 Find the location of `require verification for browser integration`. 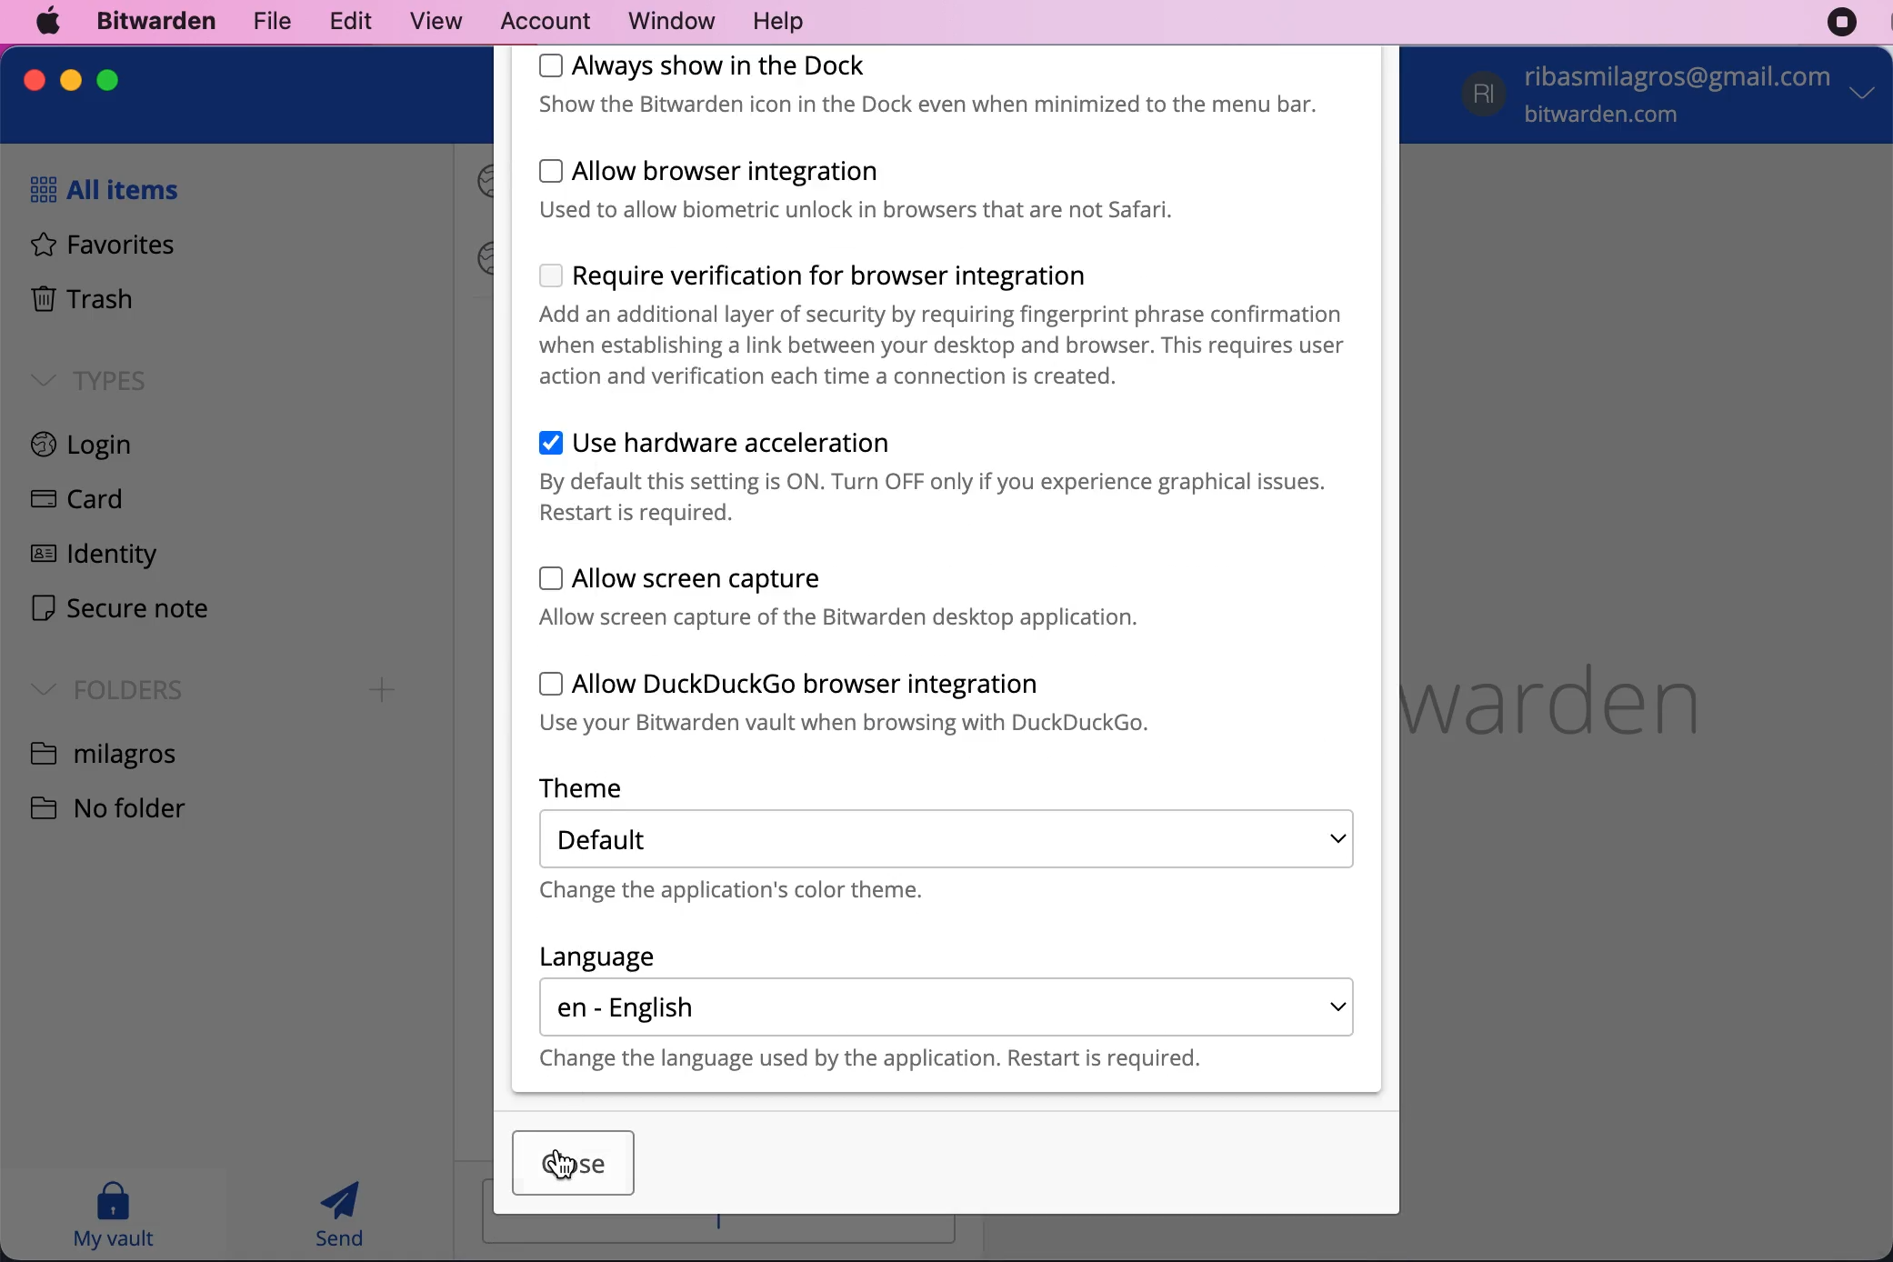

require verification for browser integration is located at coordinates (947, 330).